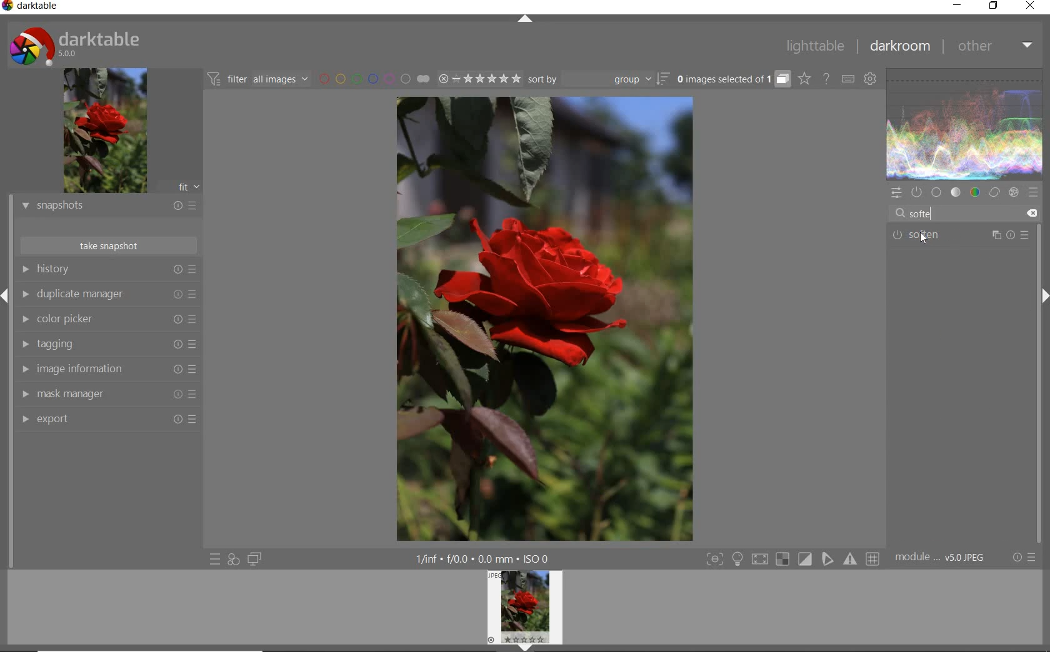  Describe the element at coordinates (994, 193) in the screenshot. I see `correct` at that location.